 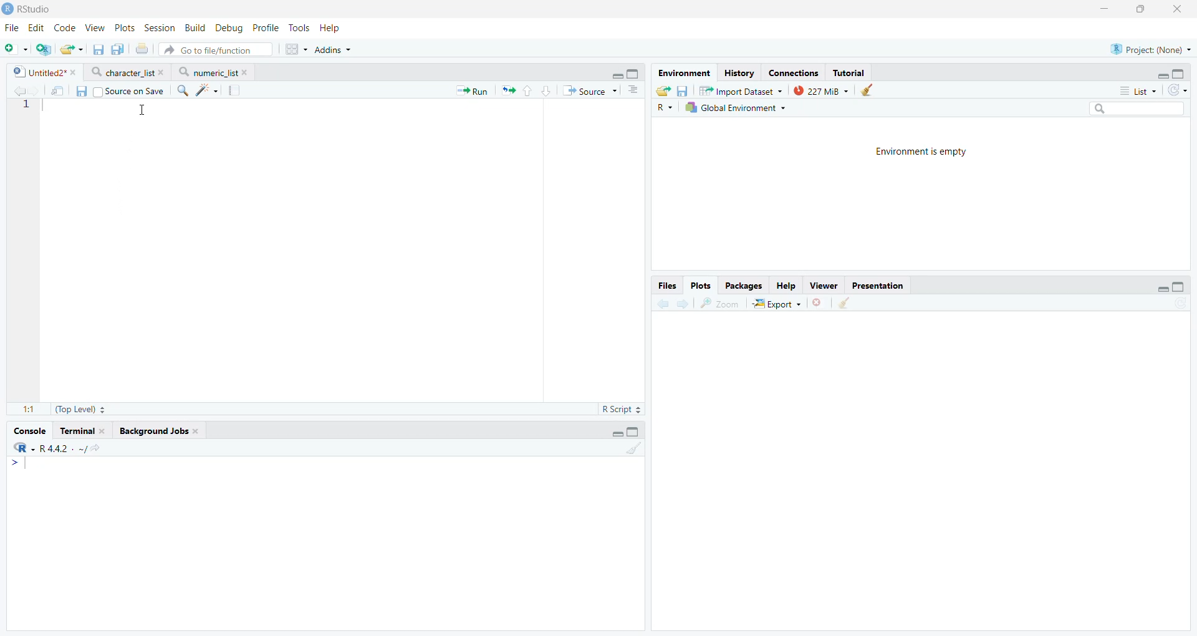 What do you see at coordinates (616, 433) in the screenshot?
I see `Hide` at bounding box center [616, 433].